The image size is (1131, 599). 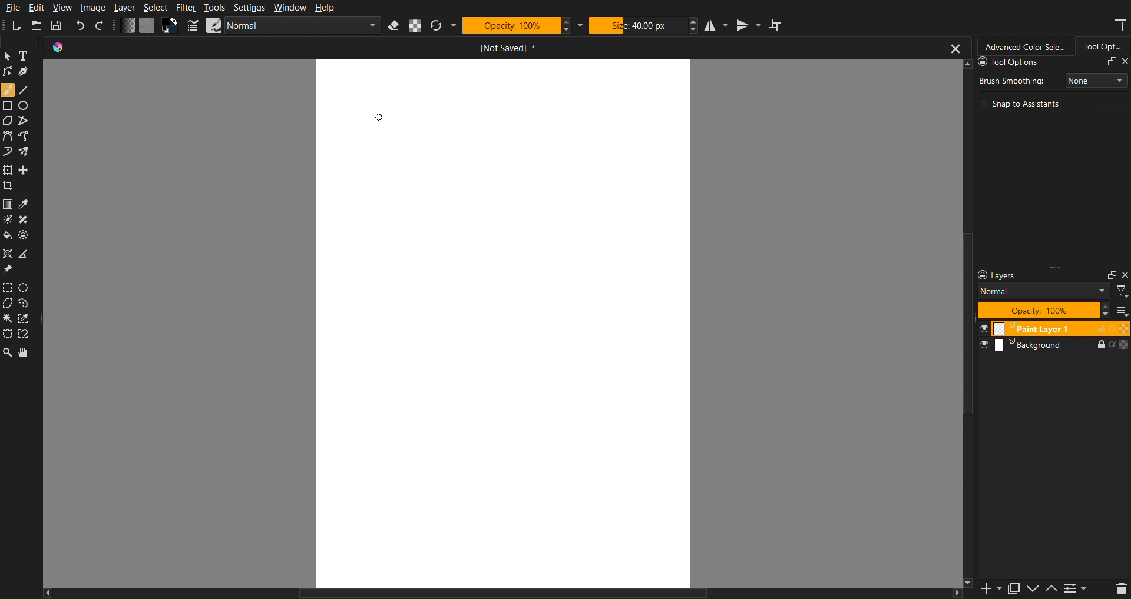 I want to click on Fullscreen, so click(x=1110, y=62).